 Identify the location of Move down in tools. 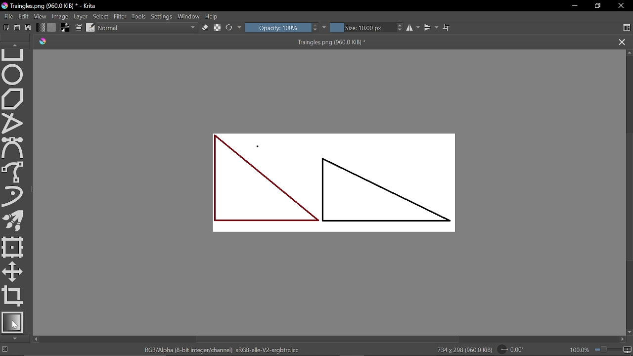
(16, 339).